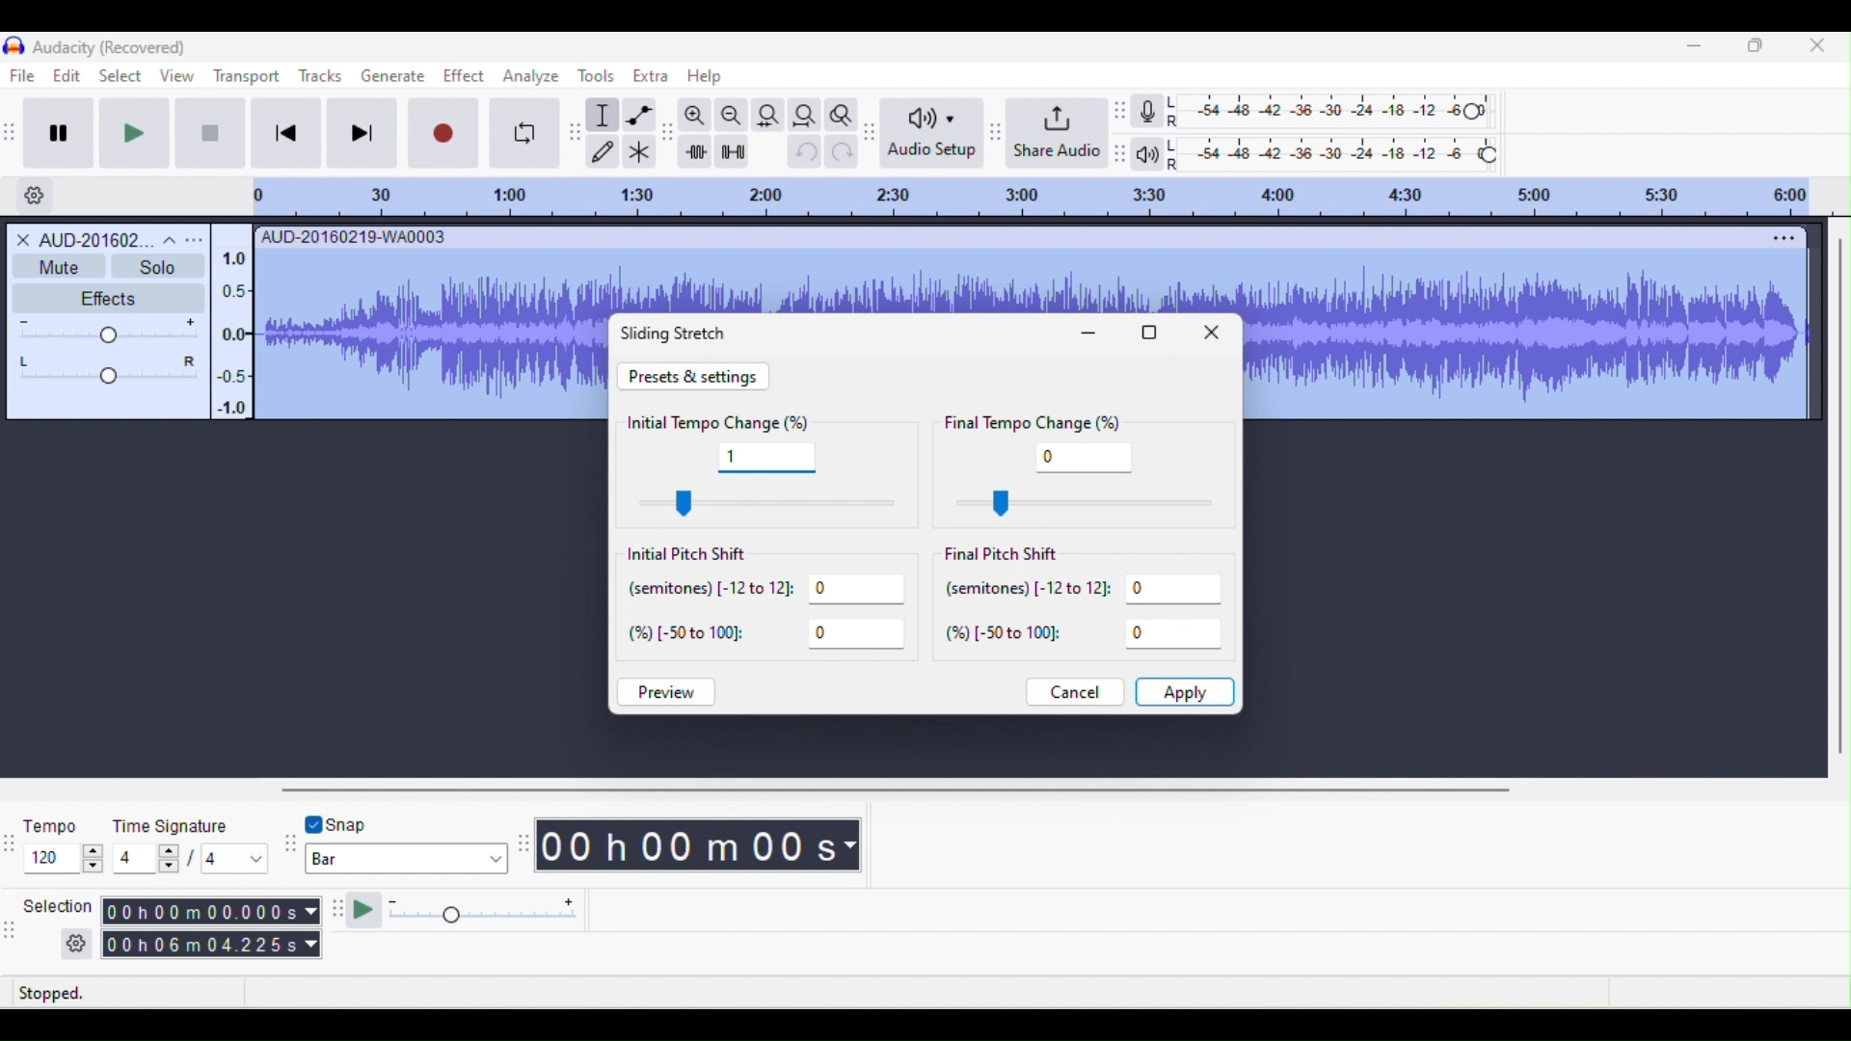 The width and height of the screenshot is (1851, 1041). Describe the element at coordinates (1029, 197) in the screenshot. I see `Rating scale` at that location.